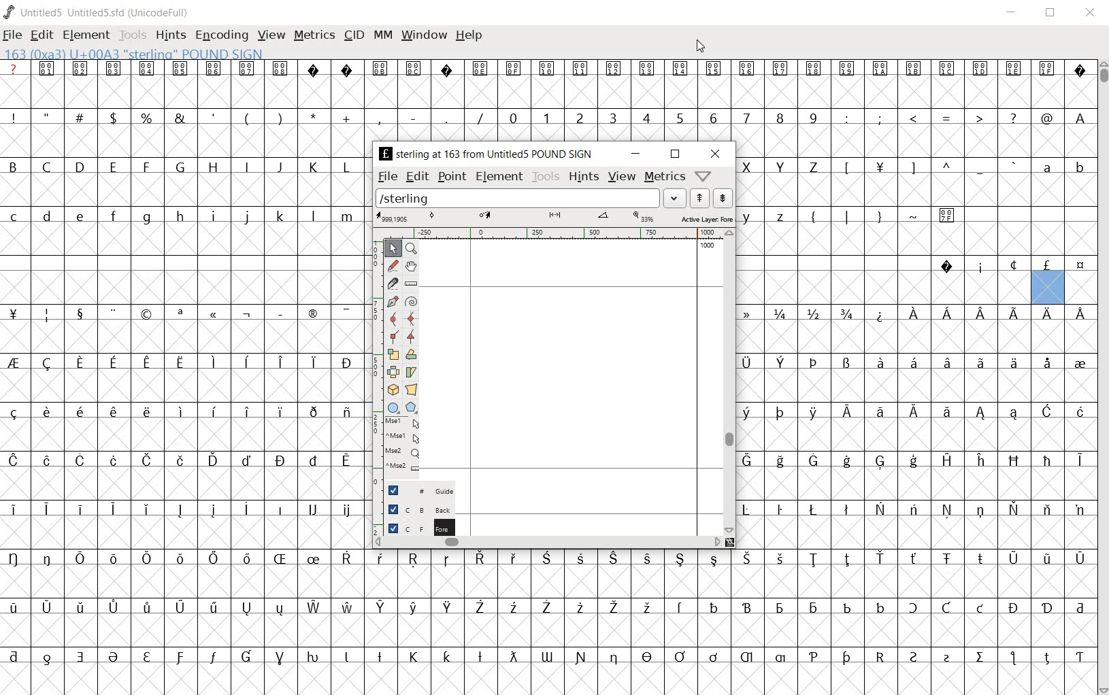 The image size is (1109, 695). What do you see at coordinates (315, 116) in the screenshot?
I see `*` at bounding box center [315, 116].